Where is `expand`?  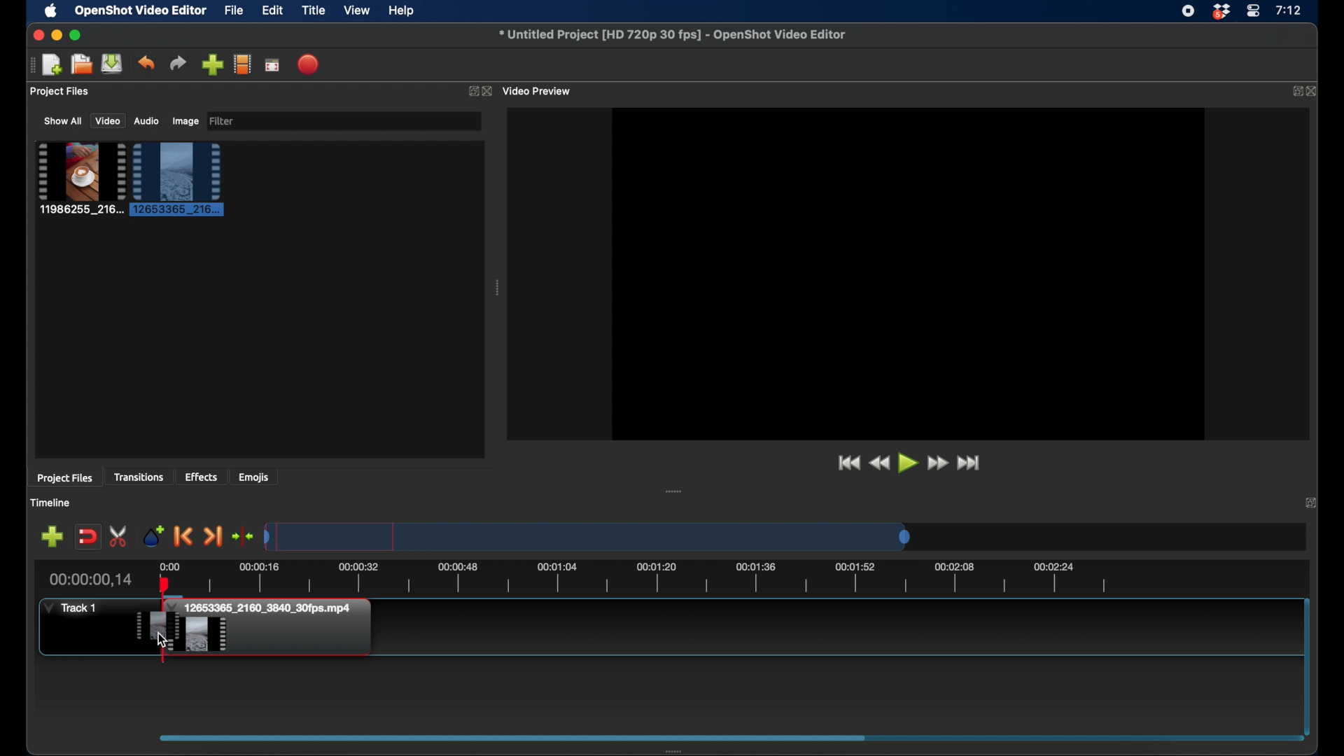 expand is located at coordinates (1296, 92).